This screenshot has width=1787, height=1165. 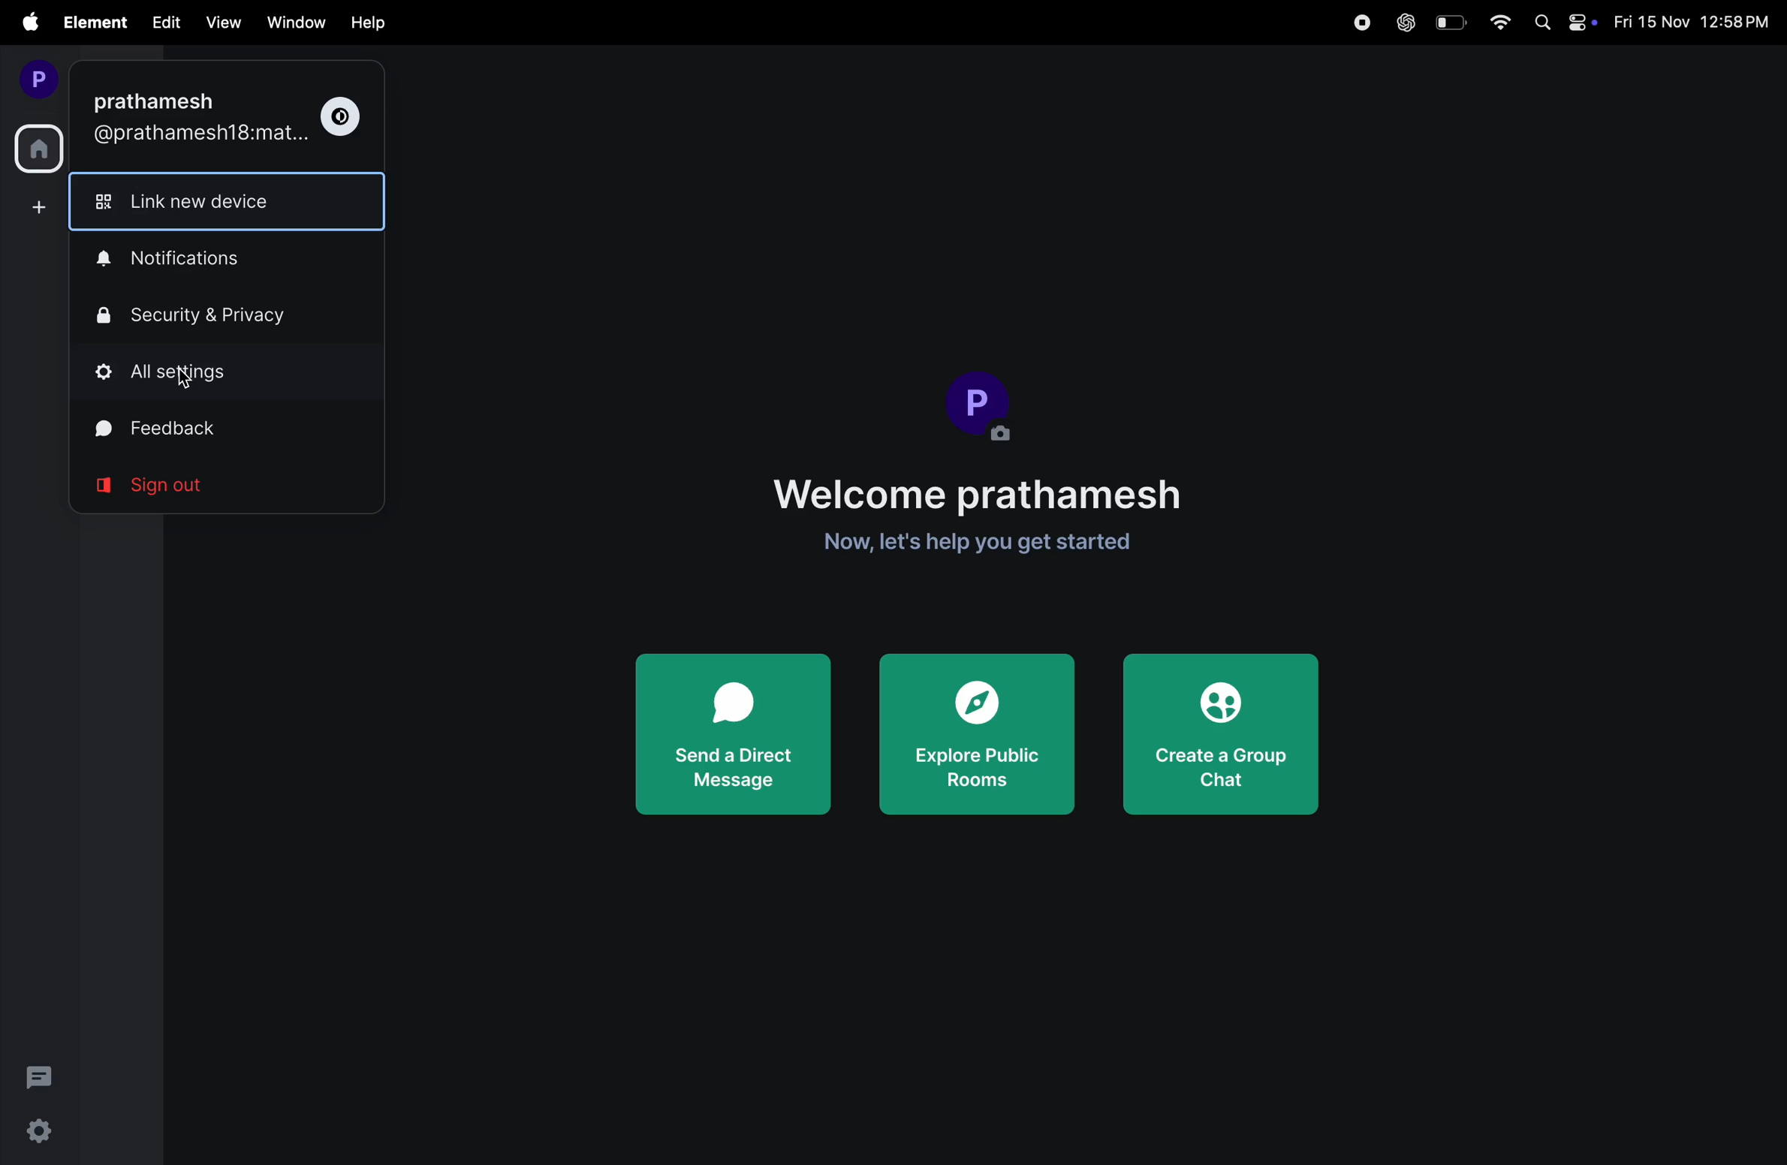 I want to click on battery, so click(x=1450, y=22).